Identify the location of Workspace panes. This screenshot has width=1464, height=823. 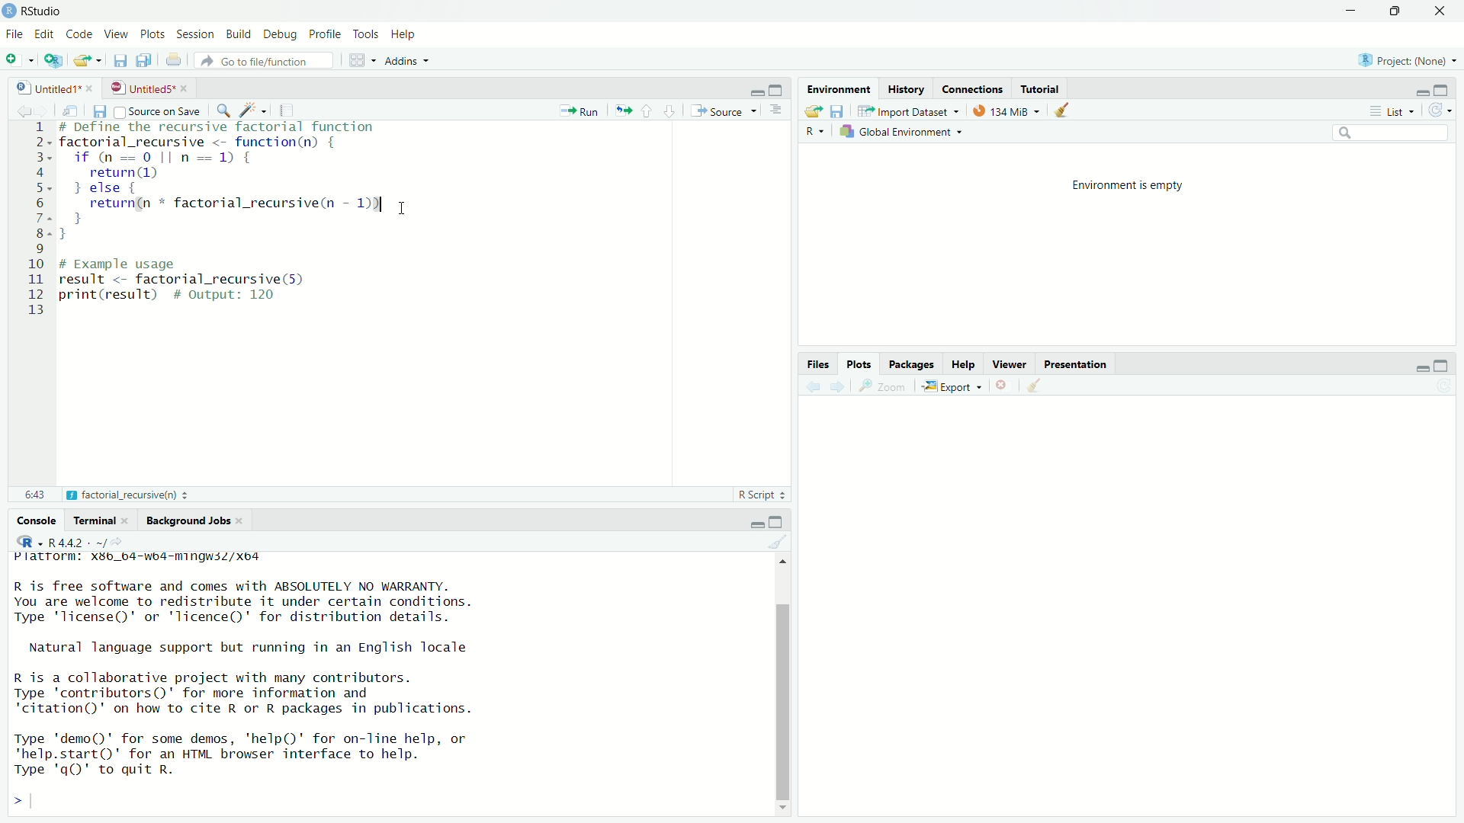
(361, 61).